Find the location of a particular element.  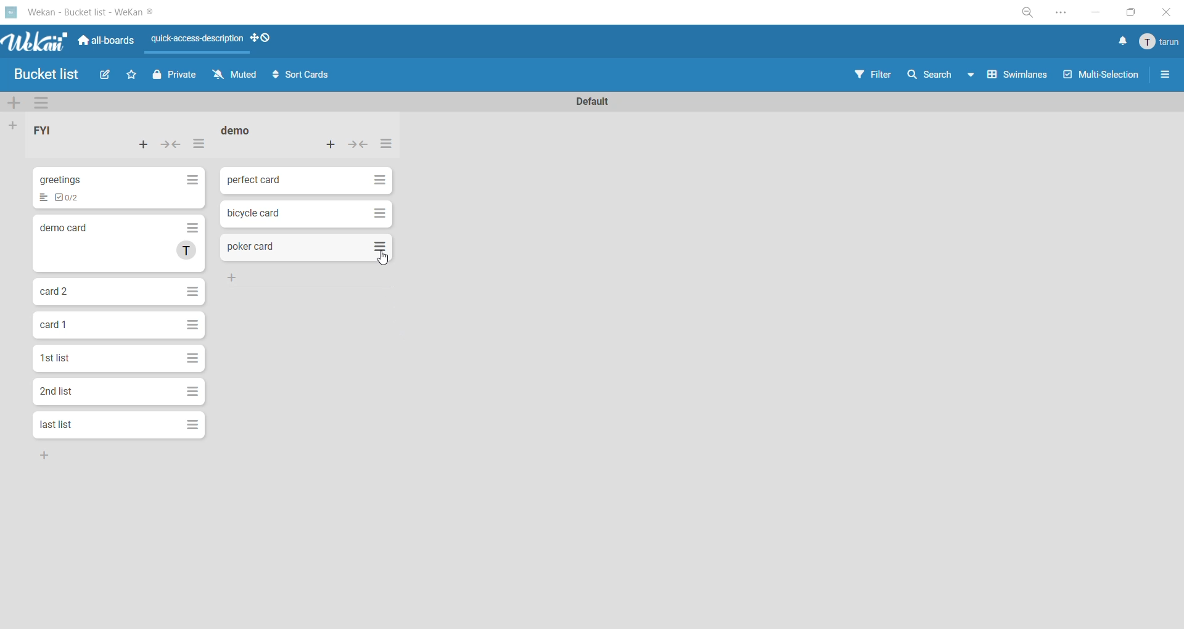

Hamburger is located at coordinates (190, 227).